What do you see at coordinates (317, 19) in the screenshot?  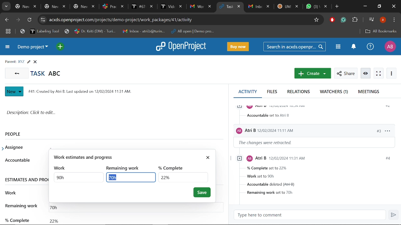 I see `Add/remove bookmark` at bounding box center [317, 19].